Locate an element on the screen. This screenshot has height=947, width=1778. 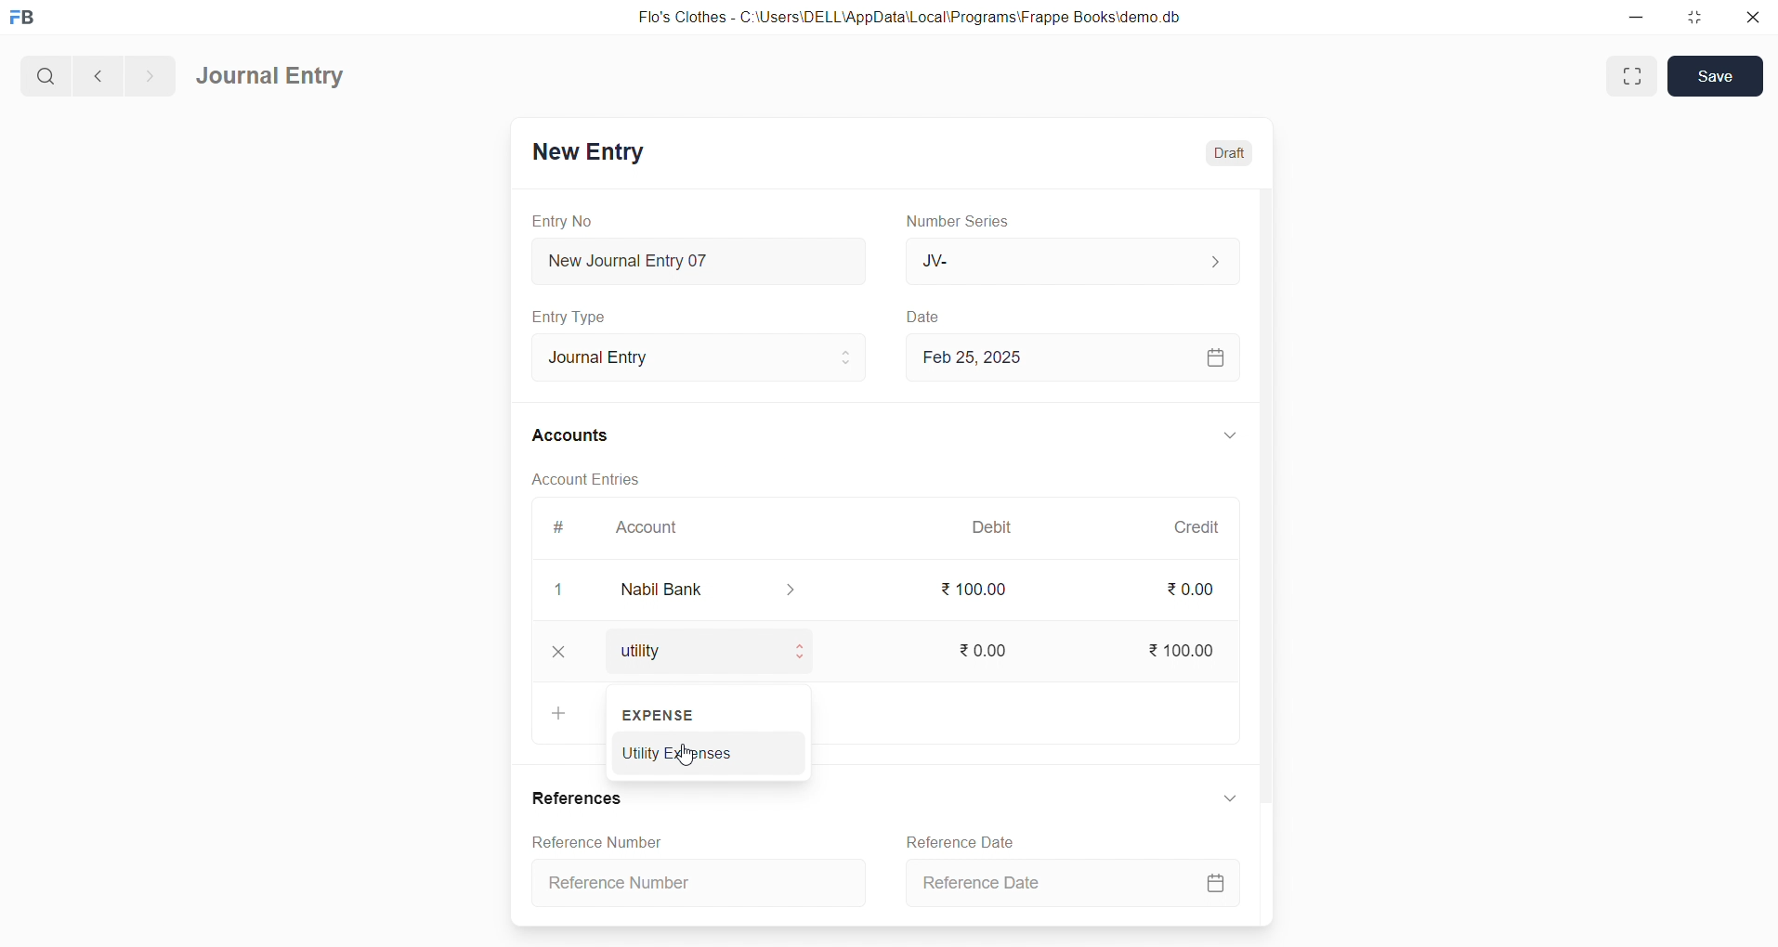
Add is located at coordinates (554, 713).